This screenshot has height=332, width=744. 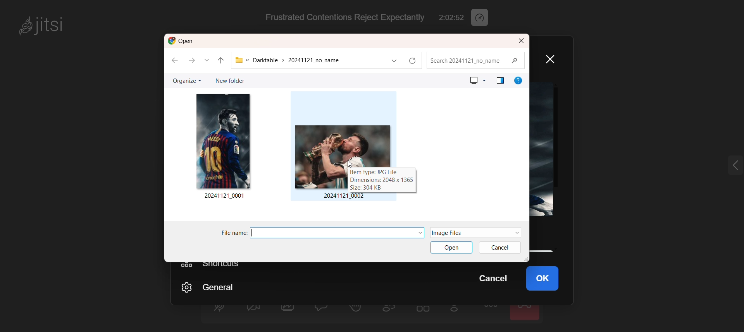 What do you see at coordinates (477, 60) in the screenshot?
I see `search bar` at bounding box center [477, 60].